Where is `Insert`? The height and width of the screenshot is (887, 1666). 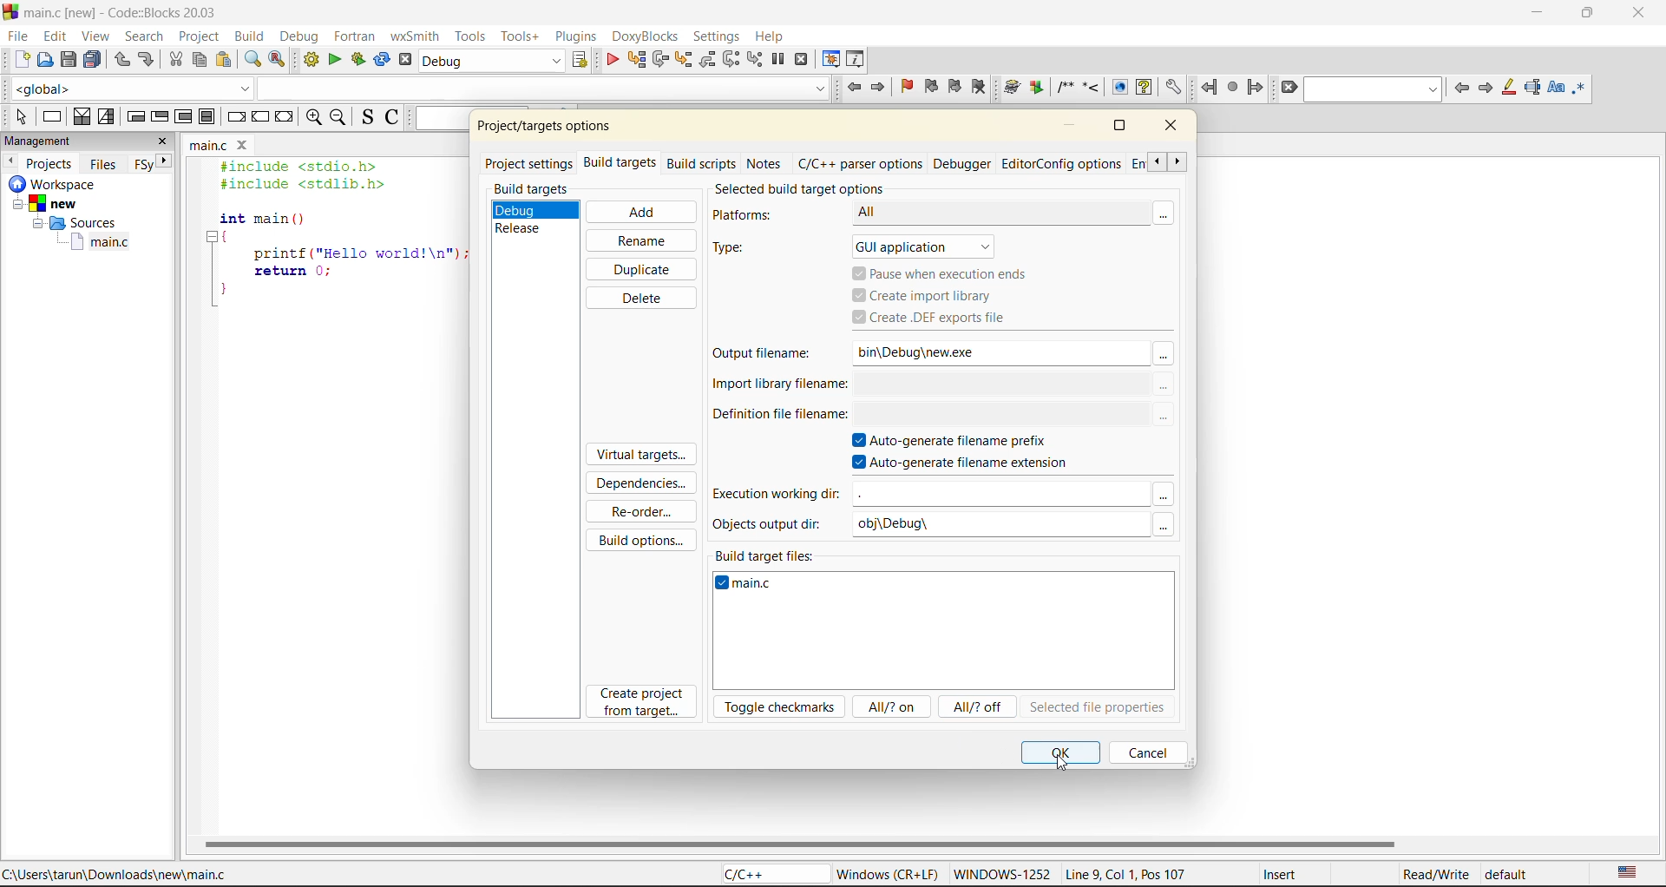 Insert is located at coordinates (1306, 873).